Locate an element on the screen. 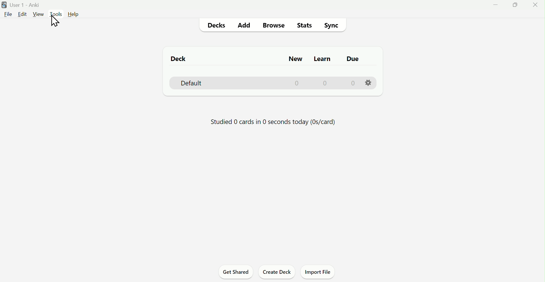 Image resolution: width=545 pixels, height=282 pixels. Maximise is located at coordinates (513, 7).